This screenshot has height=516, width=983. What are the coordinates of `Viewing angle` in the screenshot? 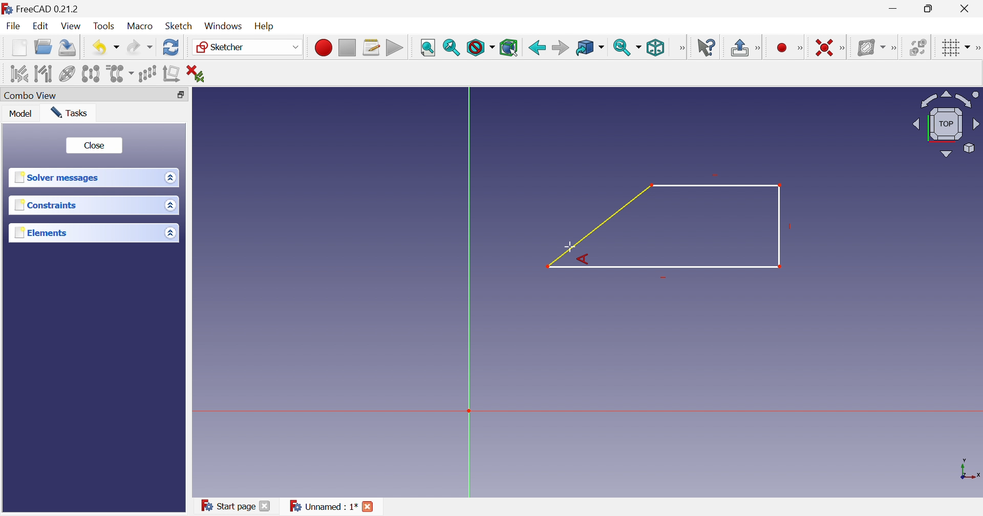 It's located at (946, 123).